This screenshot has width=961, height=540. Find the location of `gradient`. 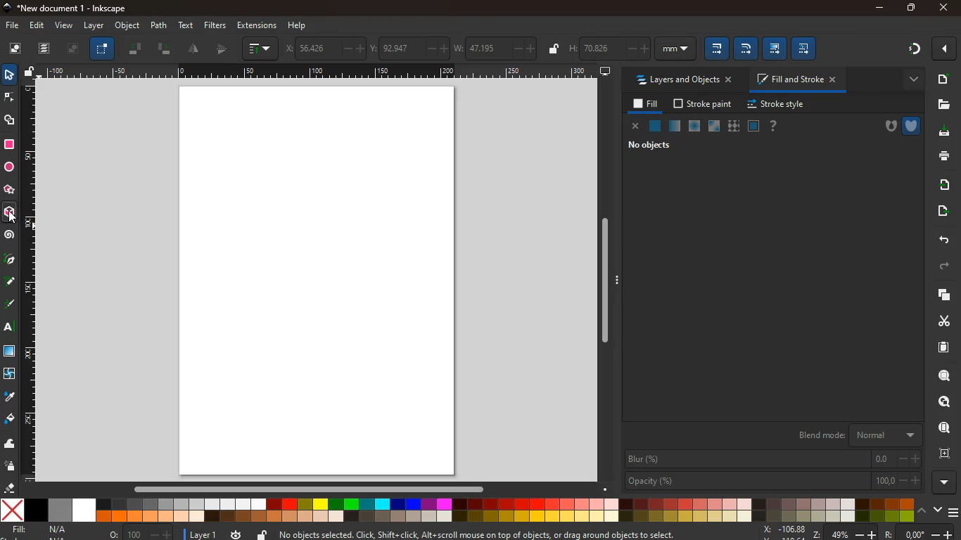

gradient is located at coordinates (910, 50).